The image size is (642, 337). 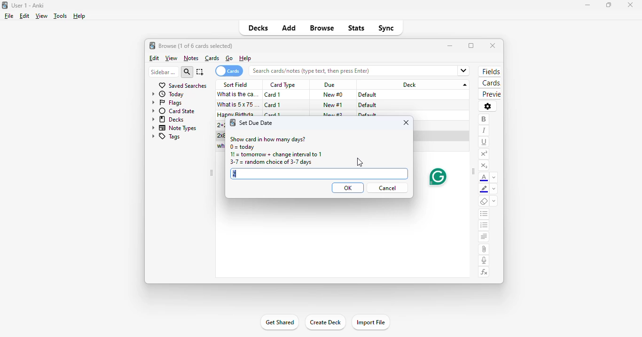 I want to click on maximize, so click(x=608, y=6).